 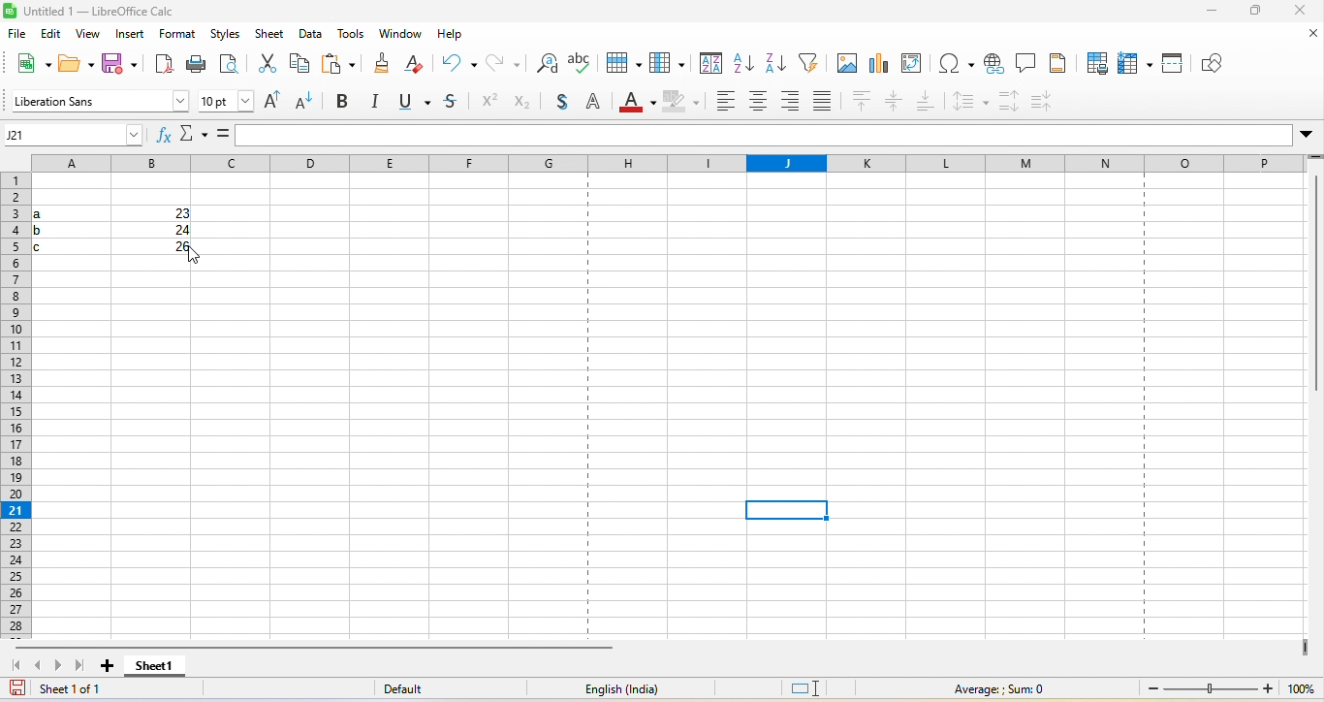 I want to click on sort, so click(x=709, y=64).